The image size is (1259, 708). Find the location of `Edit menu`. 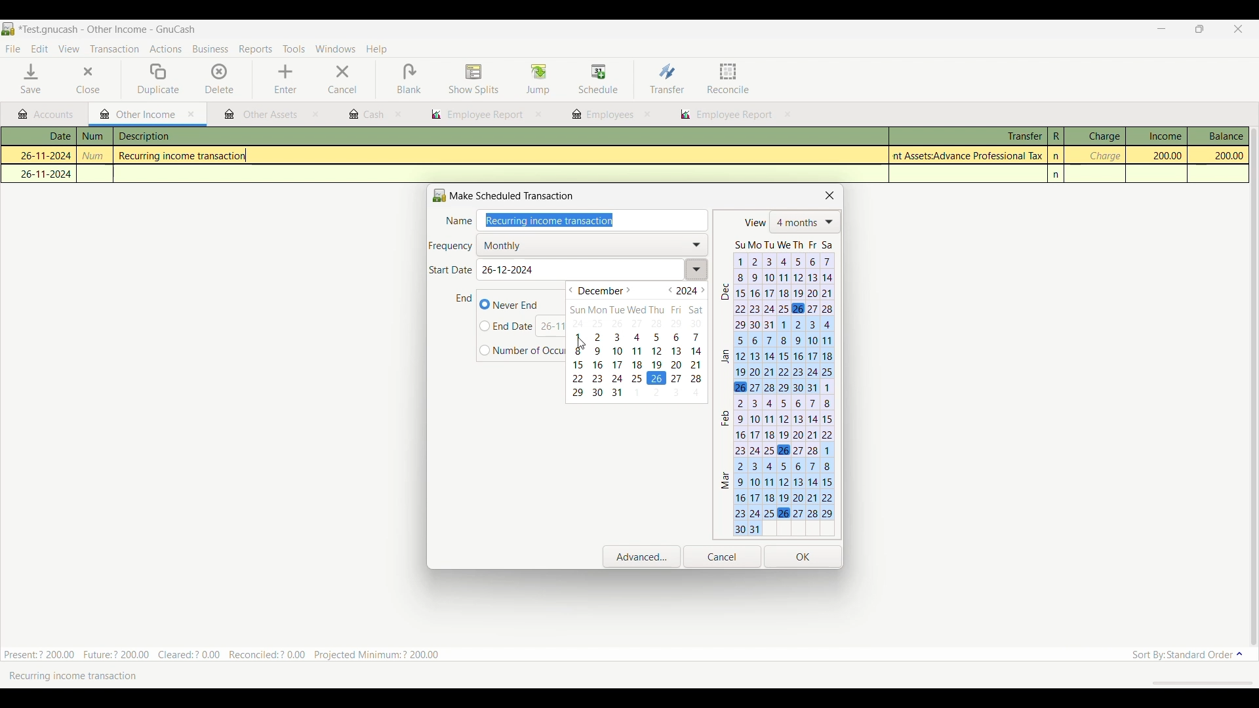

Edit menu is located at coordinates (39, 49).